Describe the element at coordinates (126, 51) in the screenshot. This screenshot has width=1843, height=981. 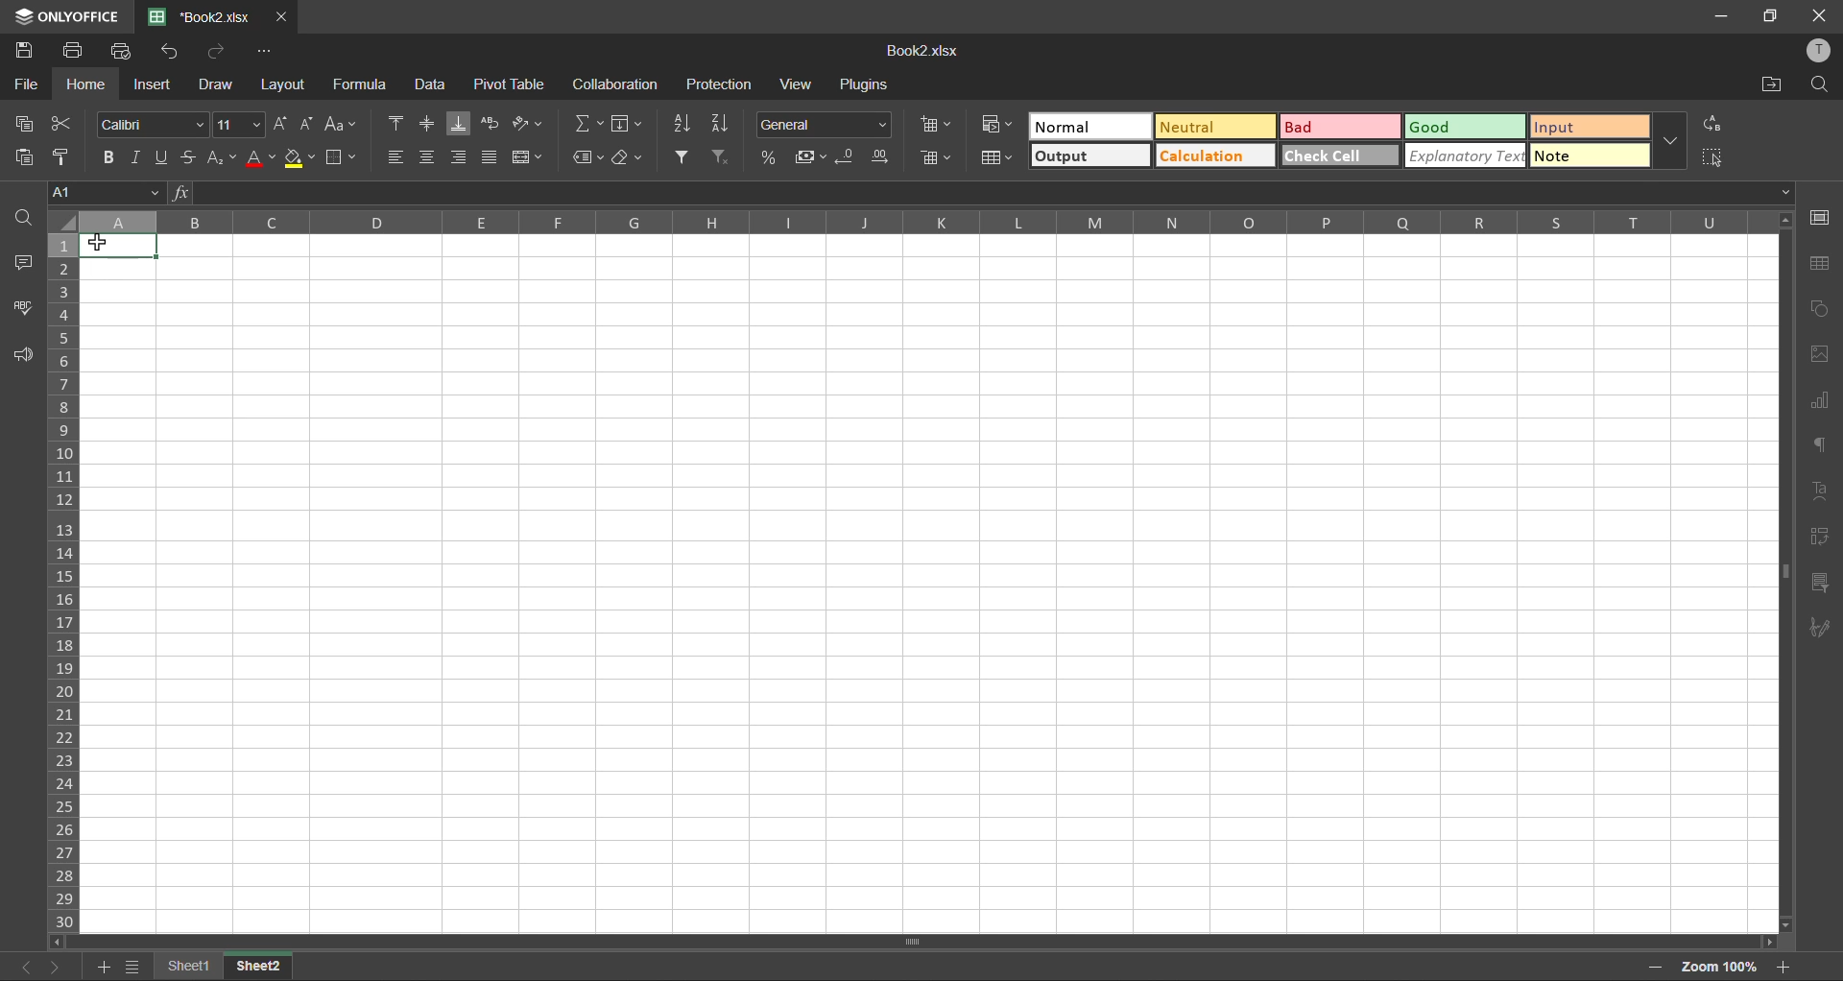
I see `quick print` at that location.